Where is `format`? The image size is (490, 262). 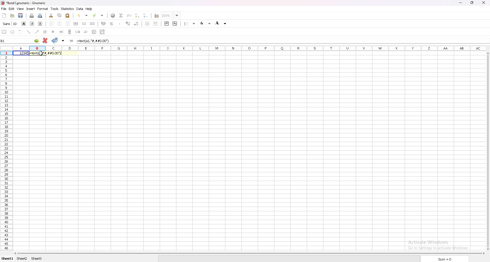 format is located at coordinates (43, 9).